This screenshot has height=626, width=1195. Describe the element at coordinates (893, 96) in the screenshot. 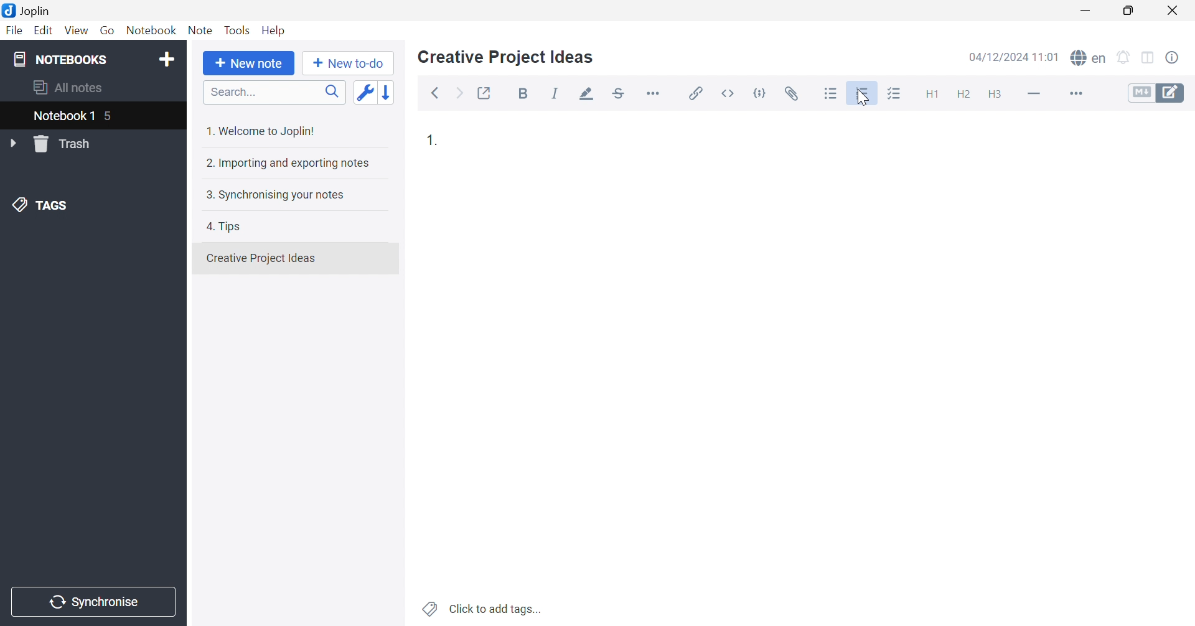

I see `Checkbox list` at that location.